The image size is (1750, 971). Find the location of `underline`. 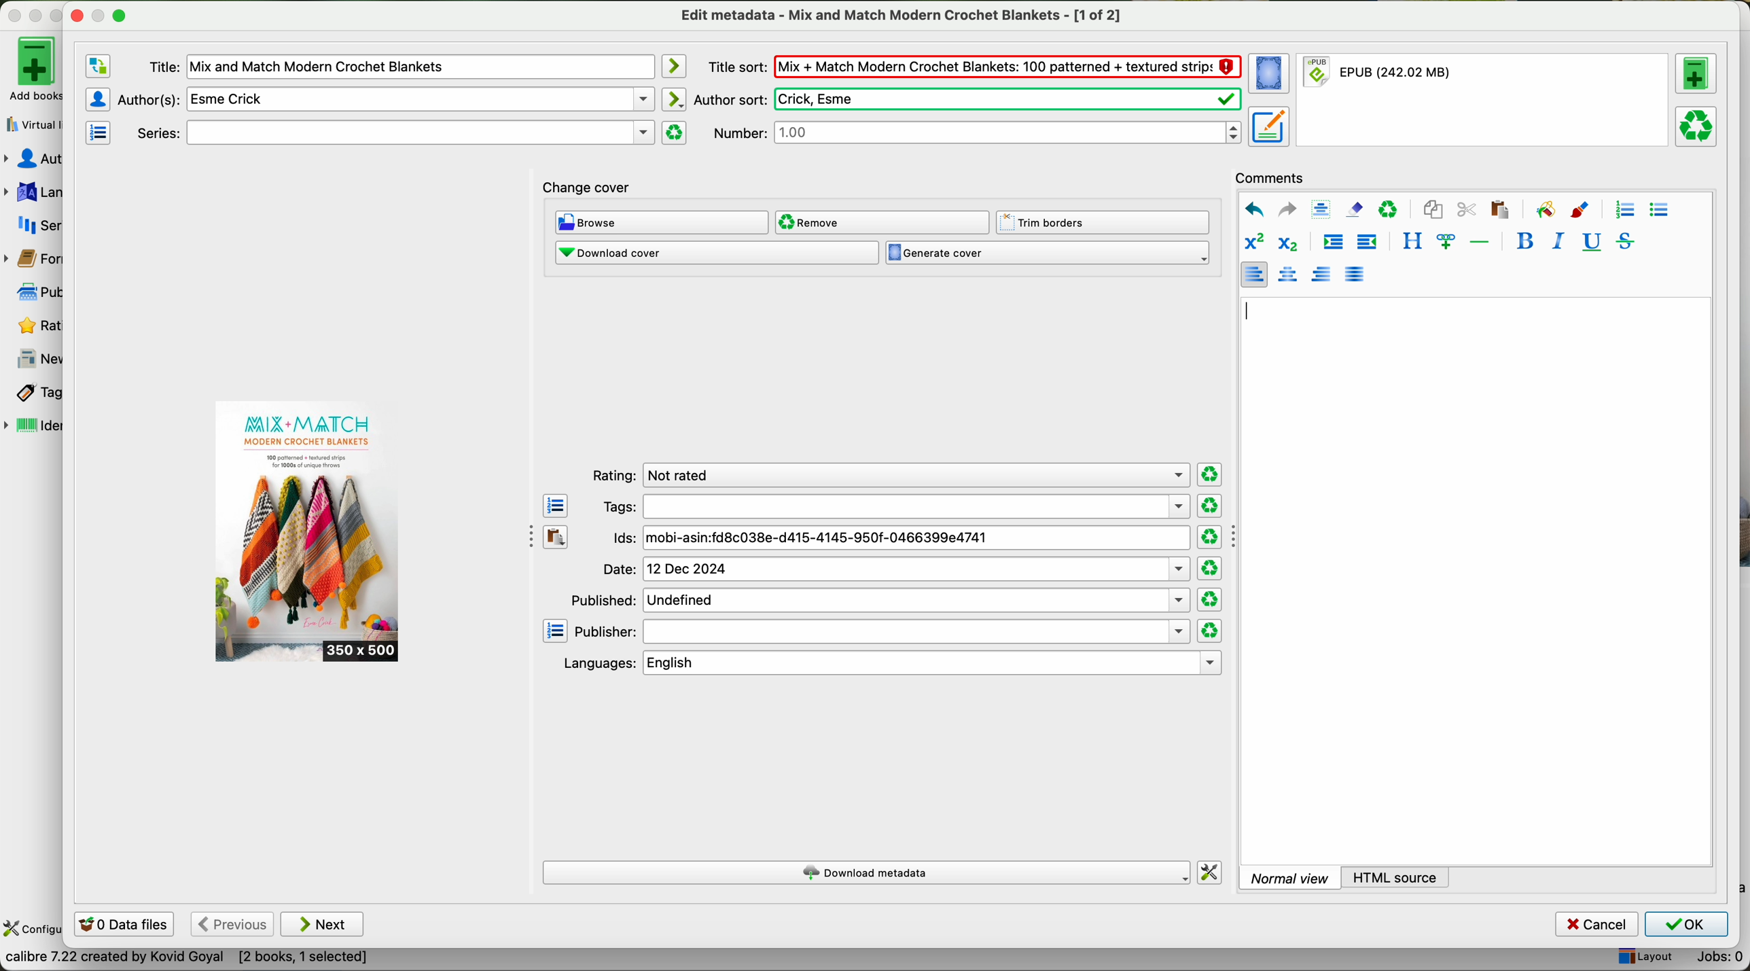

underline is located at coordinates (1590, 243).